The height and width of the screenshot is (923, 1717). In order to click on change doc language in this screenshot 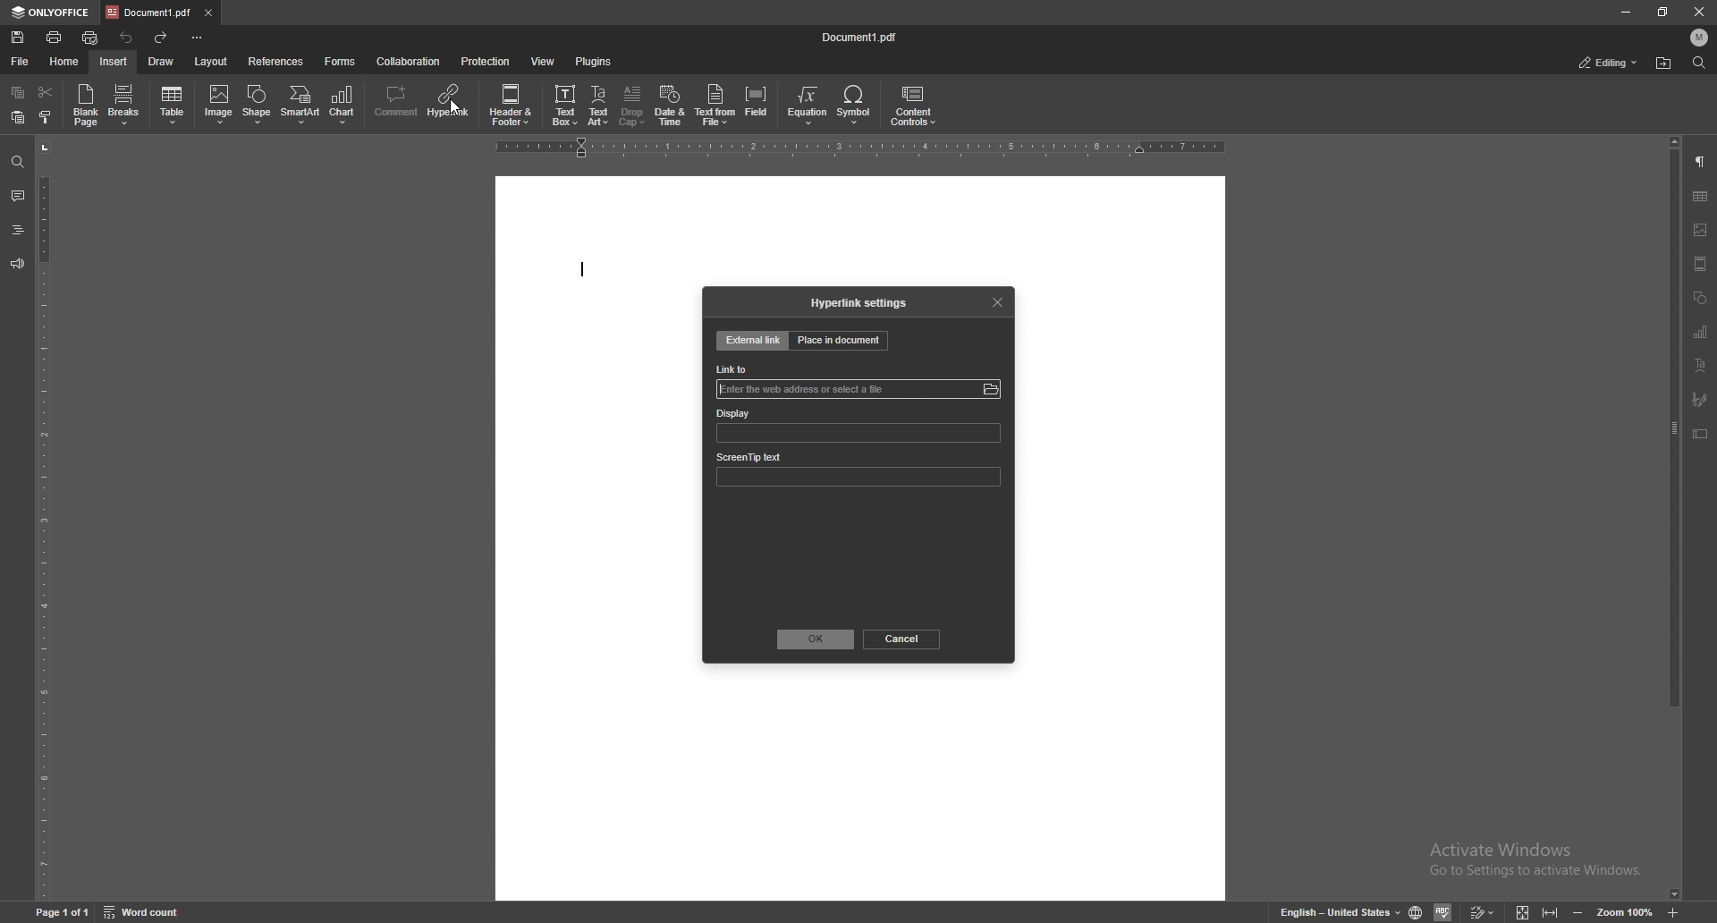, I will do `click(1417, 910)`.